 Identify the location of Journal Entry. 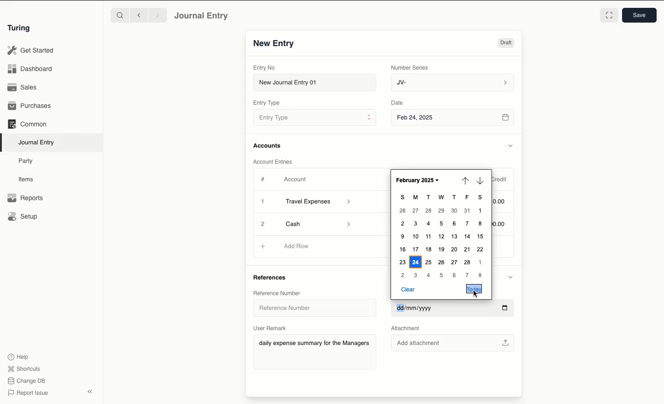
(37, 143).